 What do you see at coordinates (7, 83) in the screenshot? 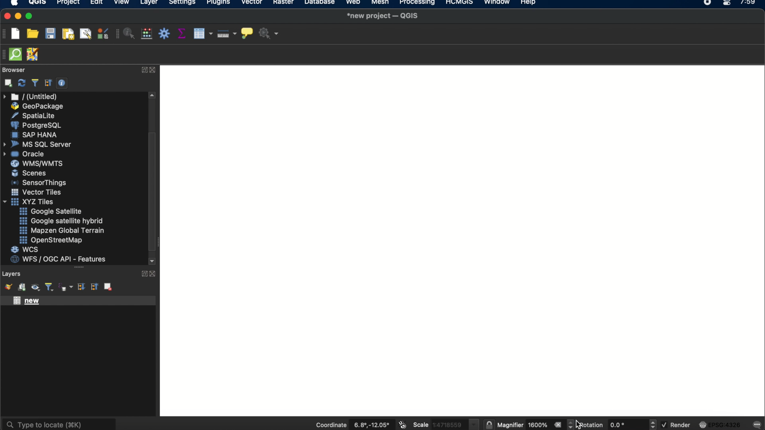
I see `add selected layers` at bounding box center [7, 83].